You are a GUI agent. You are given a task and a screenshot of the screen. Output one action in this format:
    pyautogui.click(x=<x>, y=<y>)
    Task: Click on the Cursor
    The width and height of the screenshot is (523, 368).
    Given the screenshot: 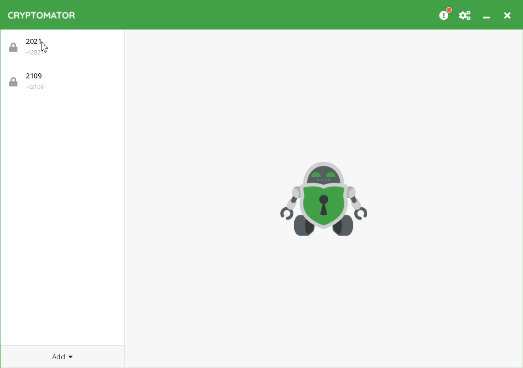 What is the action you would take?
    pyautogui.click(x=43, y=47)
    